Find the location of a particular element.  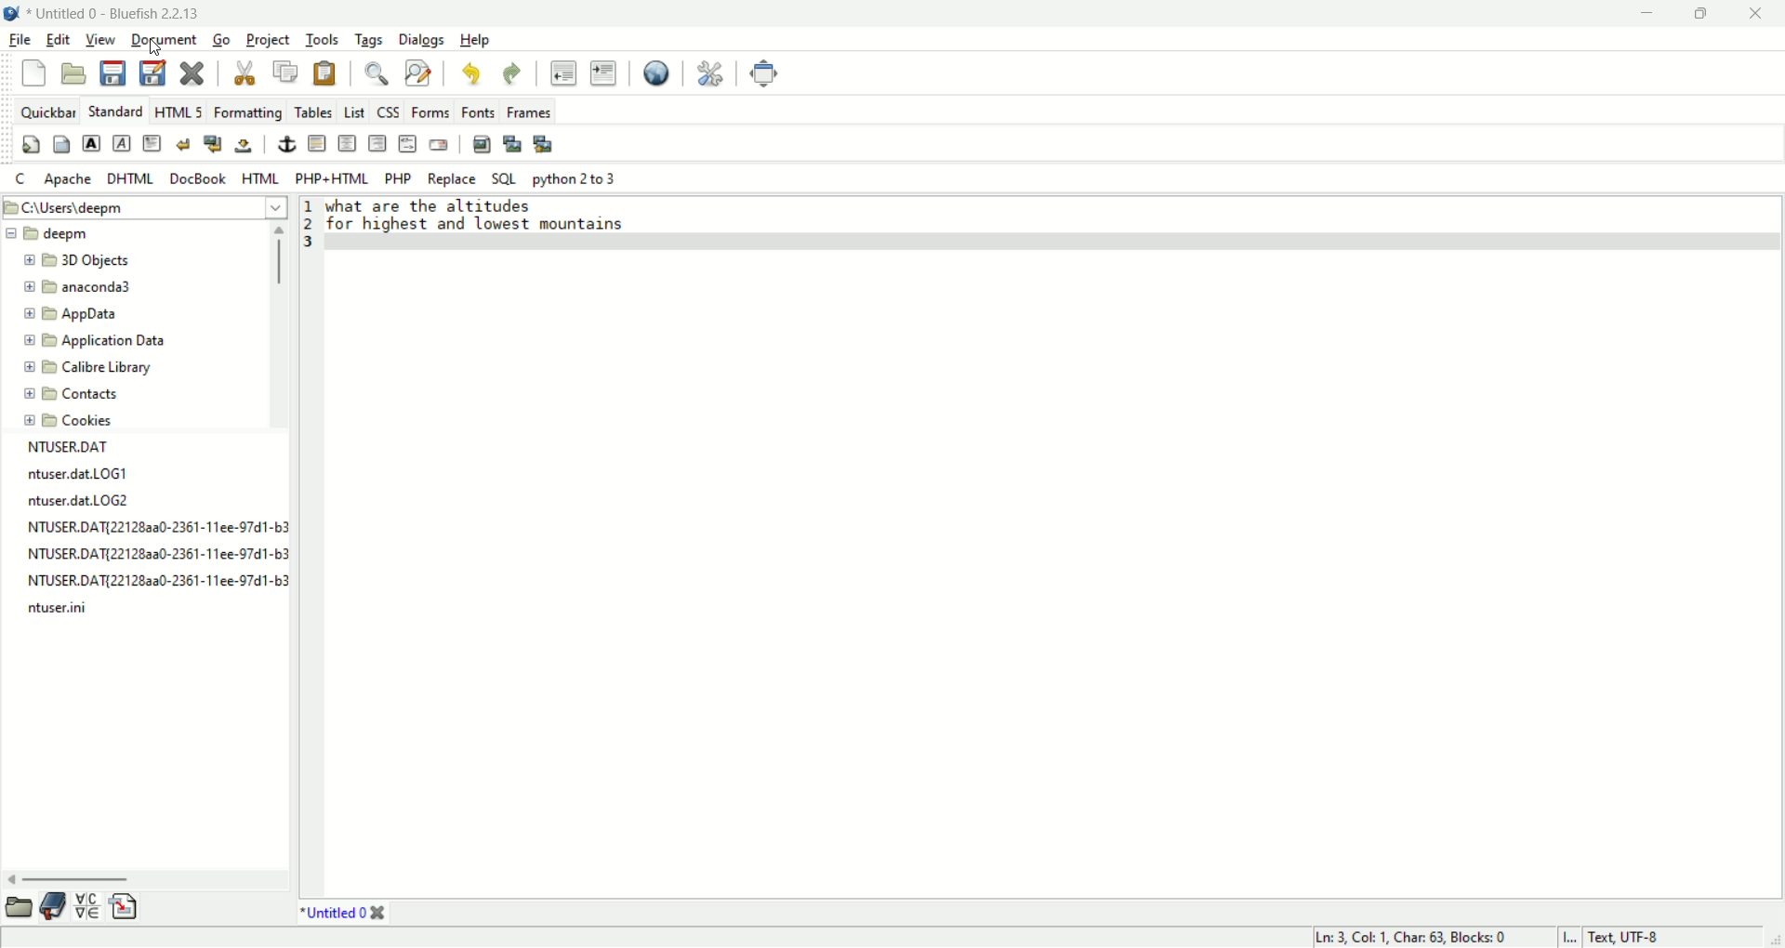

right justify is located at coordinates (377, 144).